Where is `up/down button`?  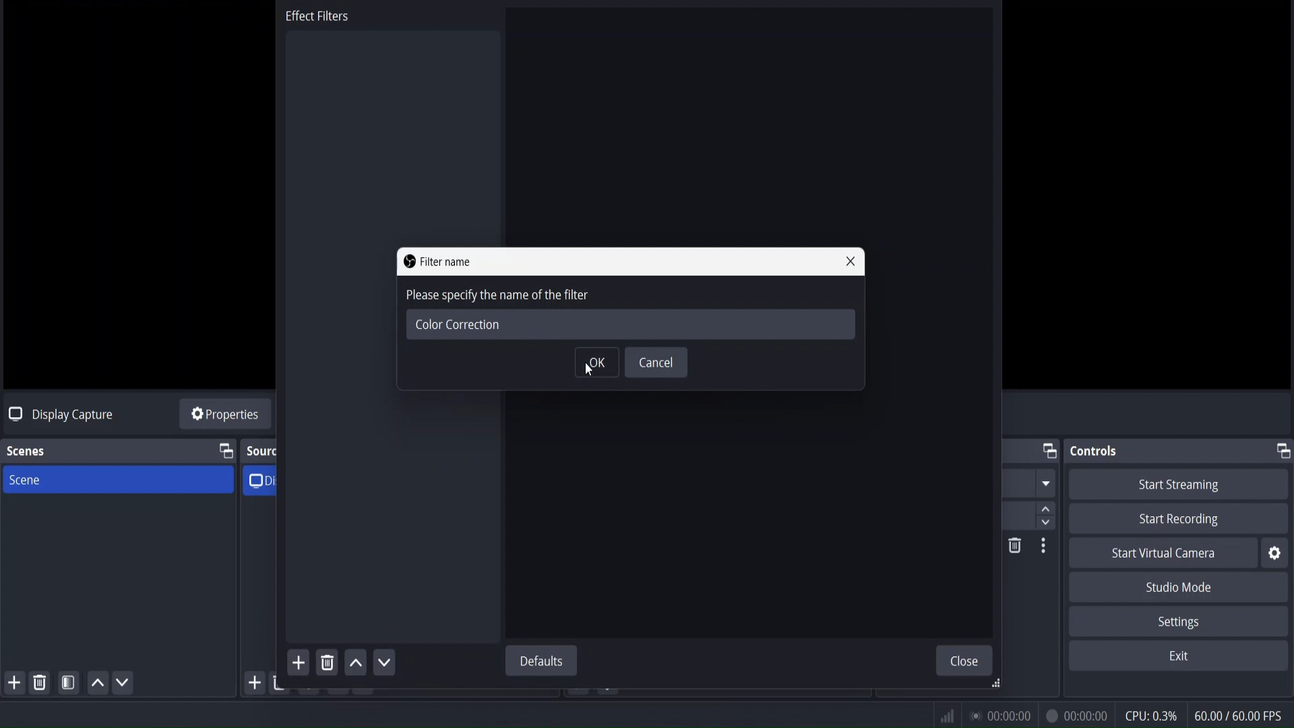
up/down button is located at coordinates (1050, 498).